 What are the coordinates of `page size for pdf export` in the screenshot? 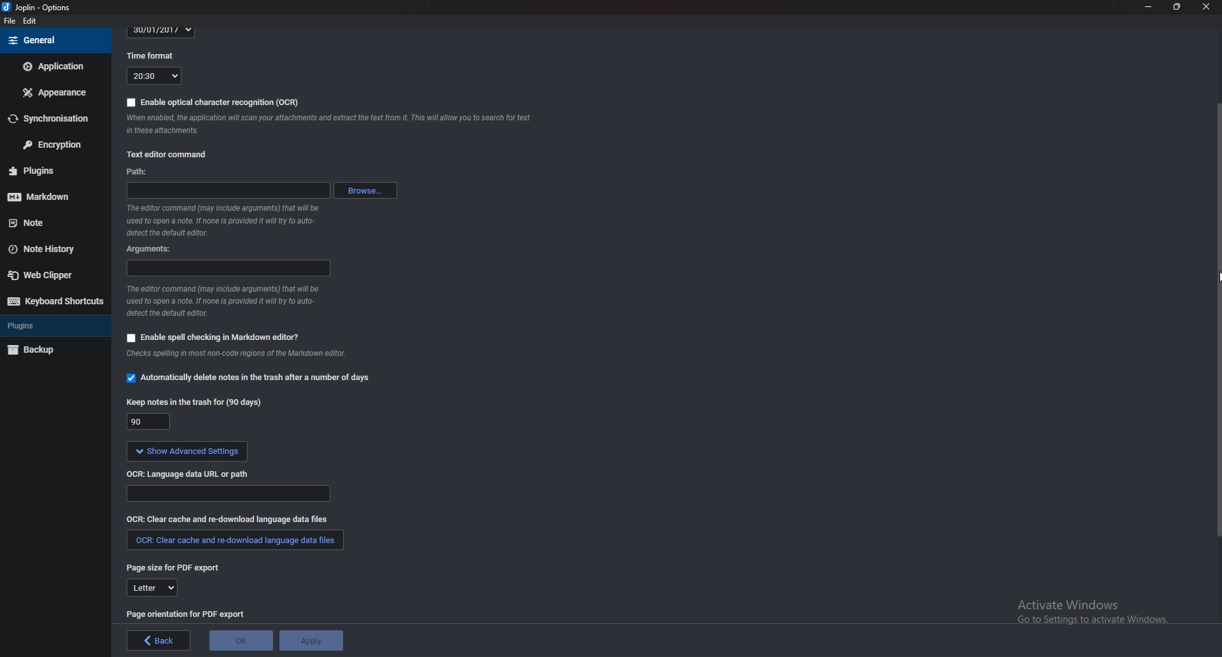 It's located at (177, 569).